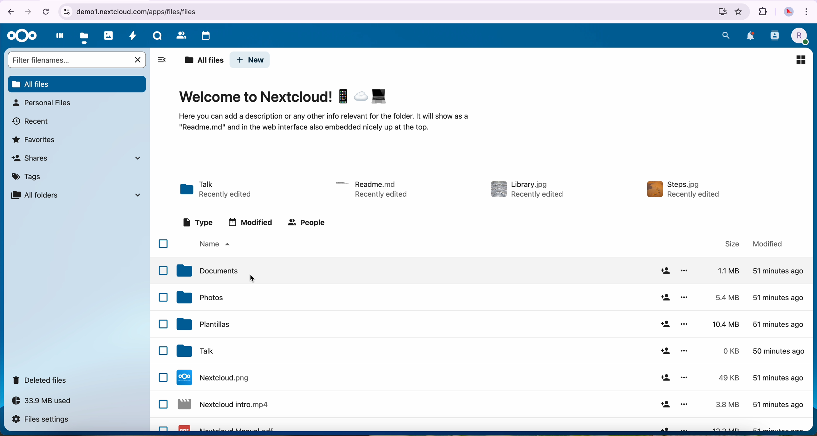  Describe the element at coordinates (774, 38) in the screenshot. I see `contacts` at that location.